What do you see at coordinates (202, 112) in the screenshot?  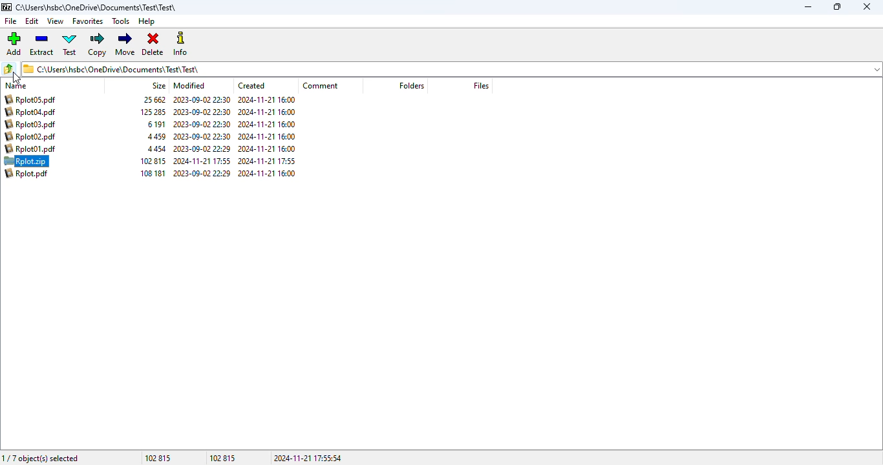 I see `2023-09-02 22:30` at bounding box center [202, 112].